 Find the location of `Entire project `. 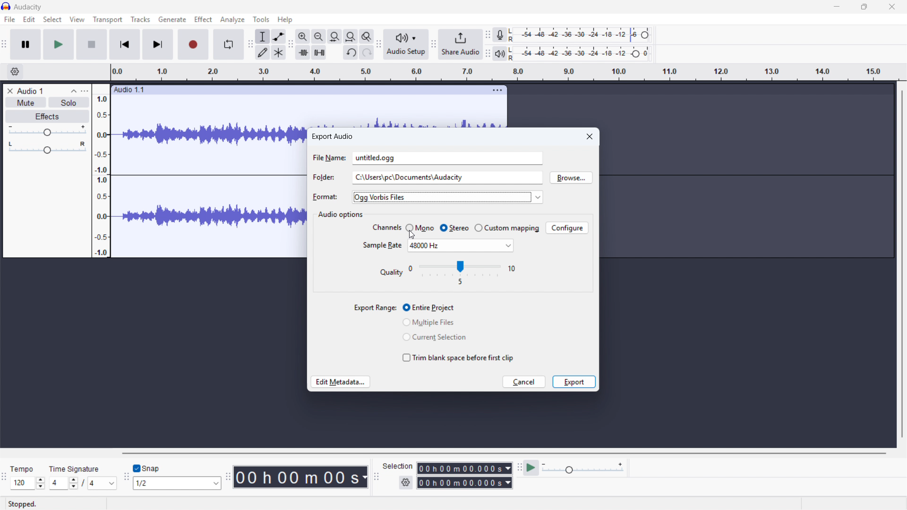

Entire project  is located at coordinates (429, 307).